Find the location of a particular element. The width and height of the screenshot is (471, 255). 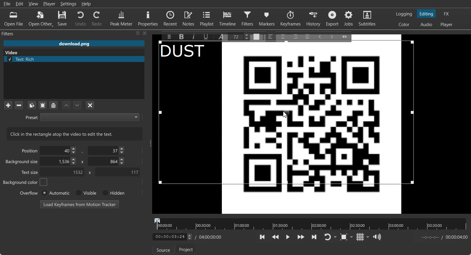

Paste Filters is located at coordinates (43, 106).